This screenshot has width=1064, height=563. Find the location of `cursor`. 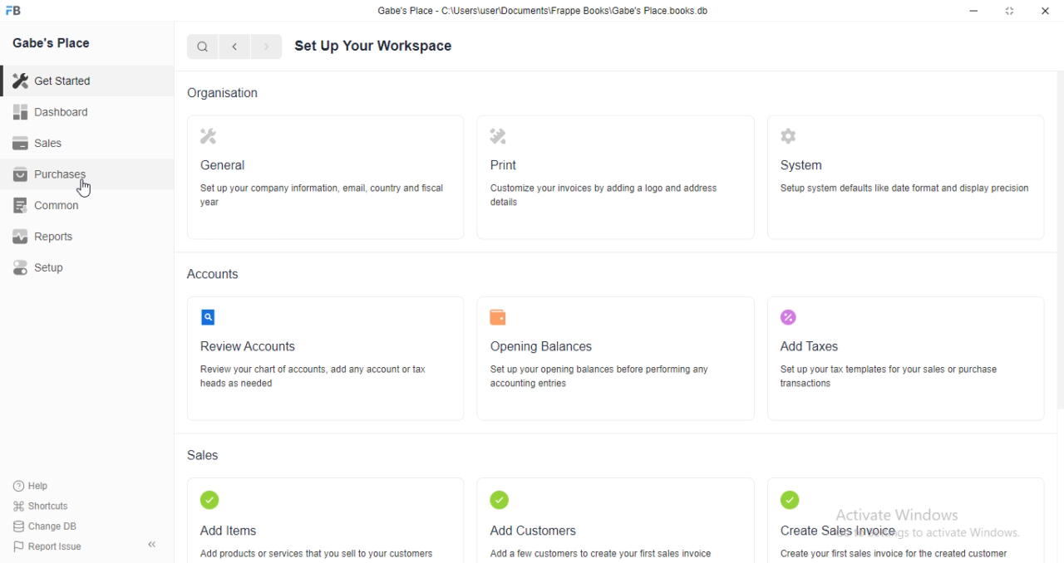

cursor is located at coordinates (88, 188).